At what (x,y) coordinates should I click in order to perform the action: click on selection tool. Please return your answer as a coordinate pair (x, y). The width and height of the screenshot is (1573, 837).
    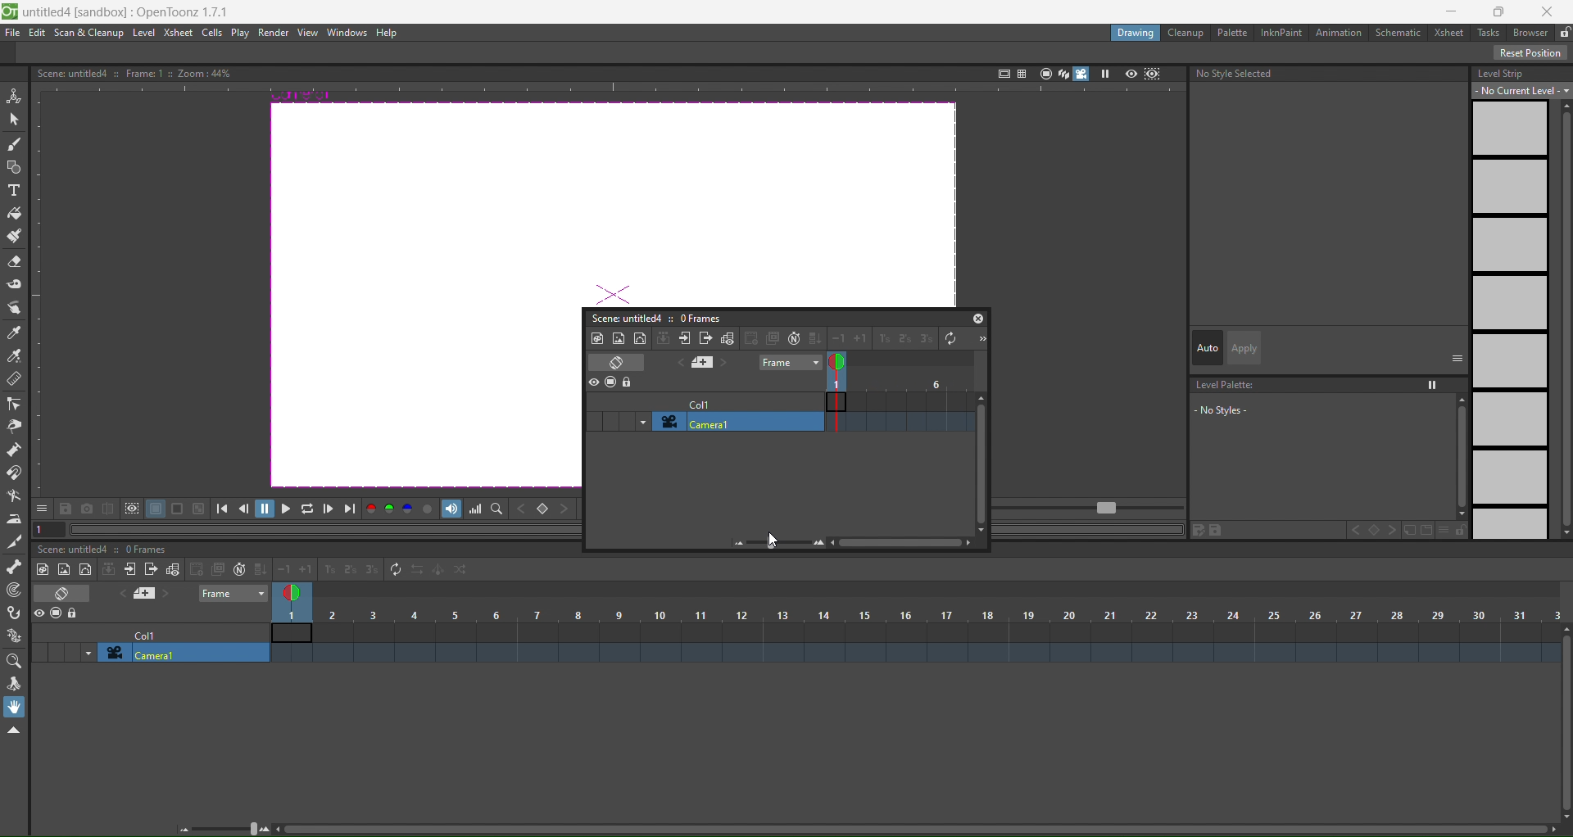
    Looking at the image, I should click on (15, 118).